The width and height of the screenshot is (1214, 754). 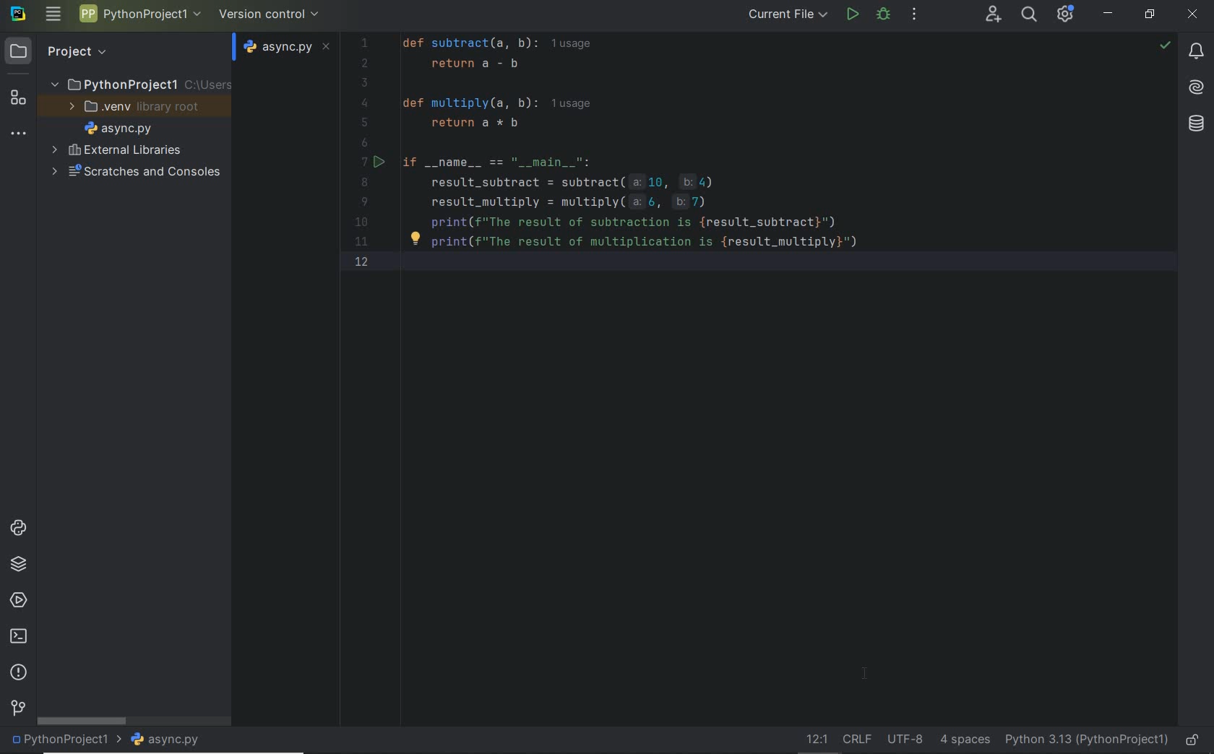 What do you see at coordinates (1164, 45) in the screenshot?
I see `no problem` at bounding box center [1164, 45].